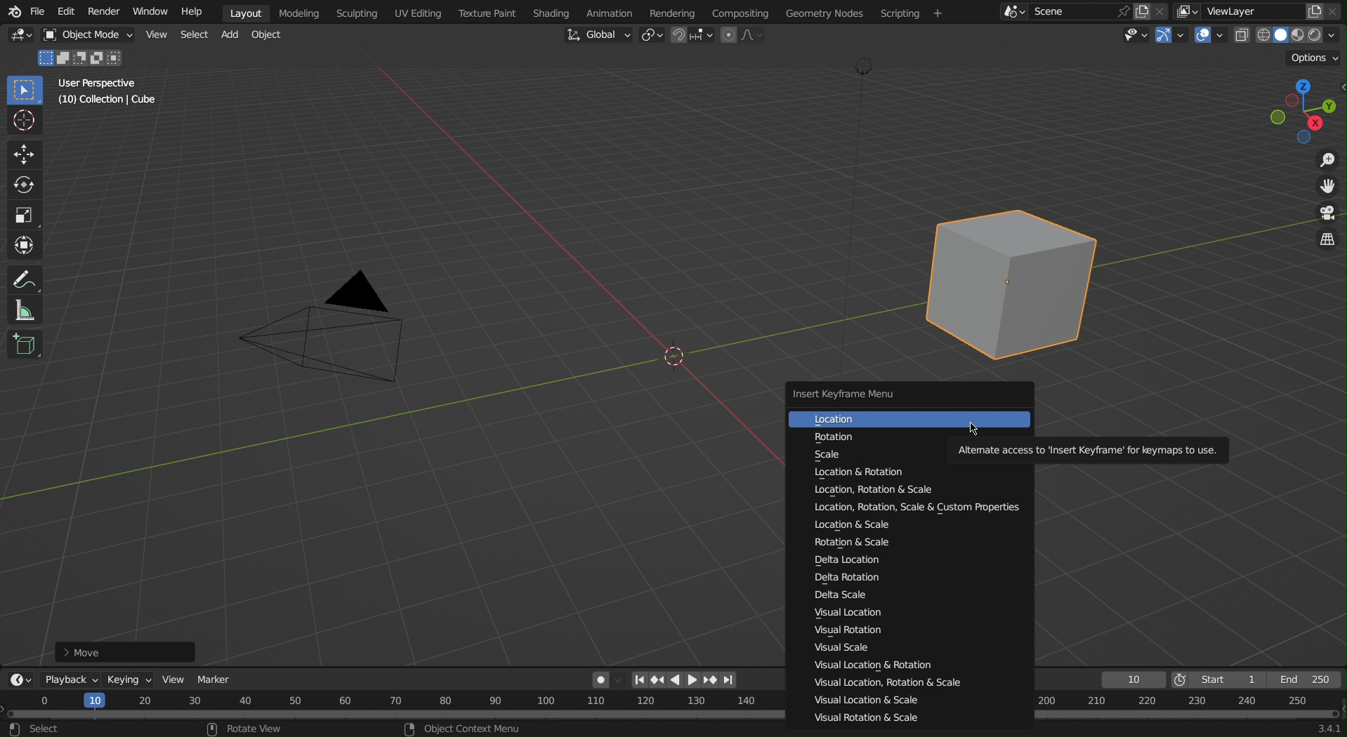 The width and height of the screenshot is (1347, 737). What do you see at coordinates (865, 456) in the screenshot?
I see `Scale` at bounding box center [865, 456].